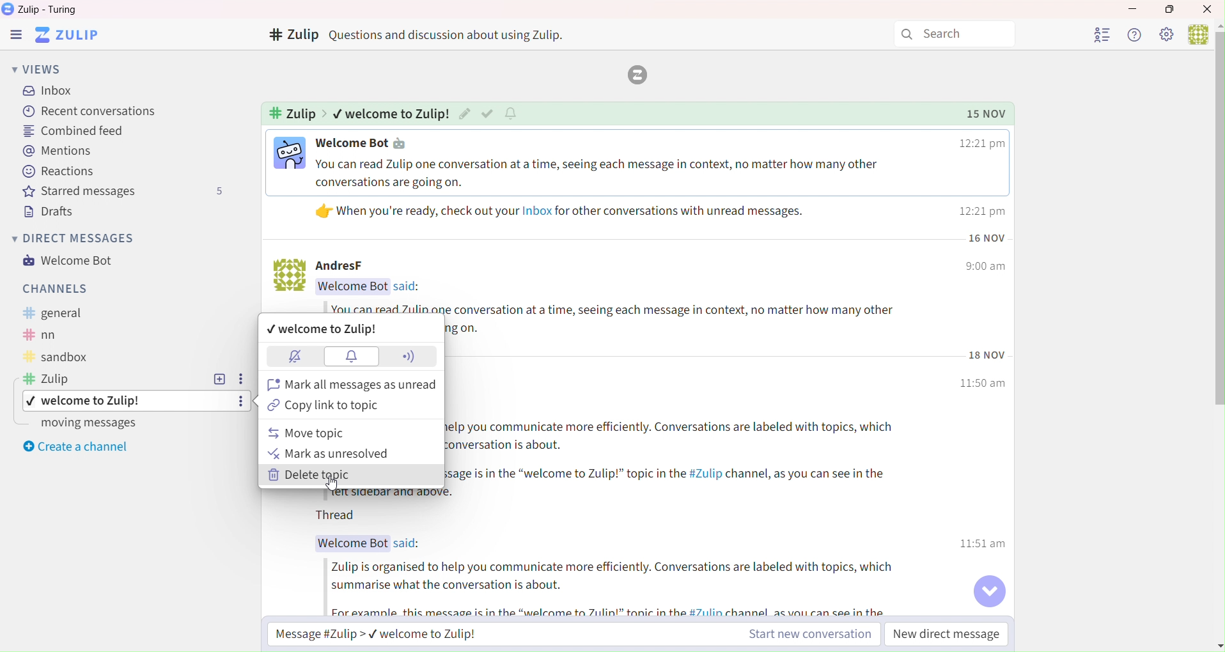 Image resolution: width=1225 pixels, height=652 pixels. What do you see at coordinates (989, 591) in the screenshot?
I see `Go to bottom of conversation button` at bounding box center [989, 591].